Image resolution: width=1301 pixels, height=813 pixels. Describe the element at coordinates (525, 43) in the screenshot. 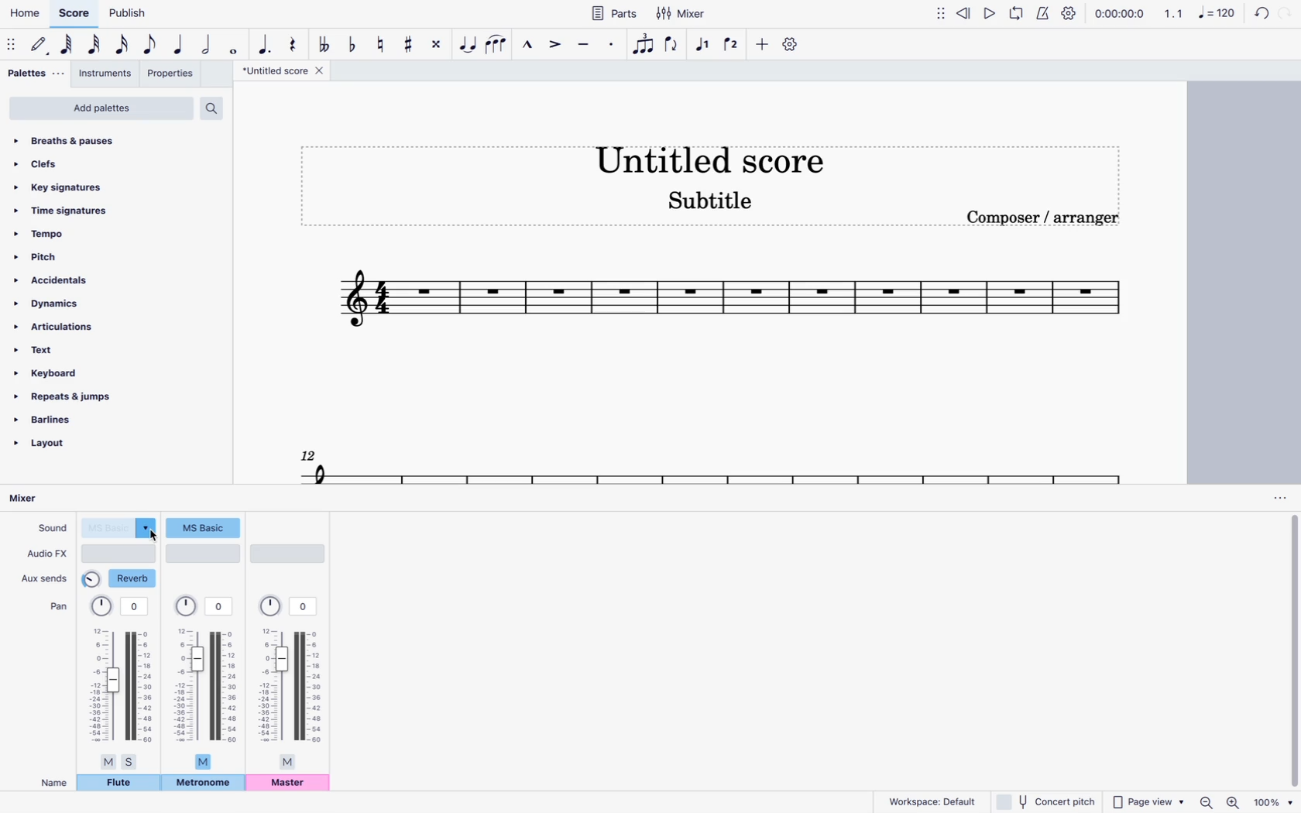

I see `marcato` at that location.